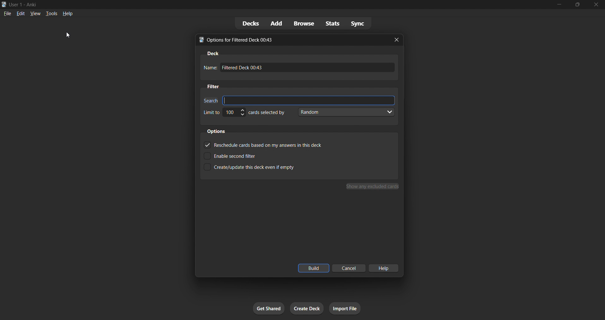 The height and width of the screenshot is (320, 605). I want to click on title bar, so click(260, 5).